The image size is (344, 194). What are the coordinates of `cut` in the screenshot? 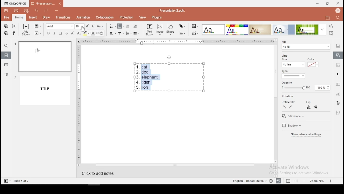 It's located at (13, 26).